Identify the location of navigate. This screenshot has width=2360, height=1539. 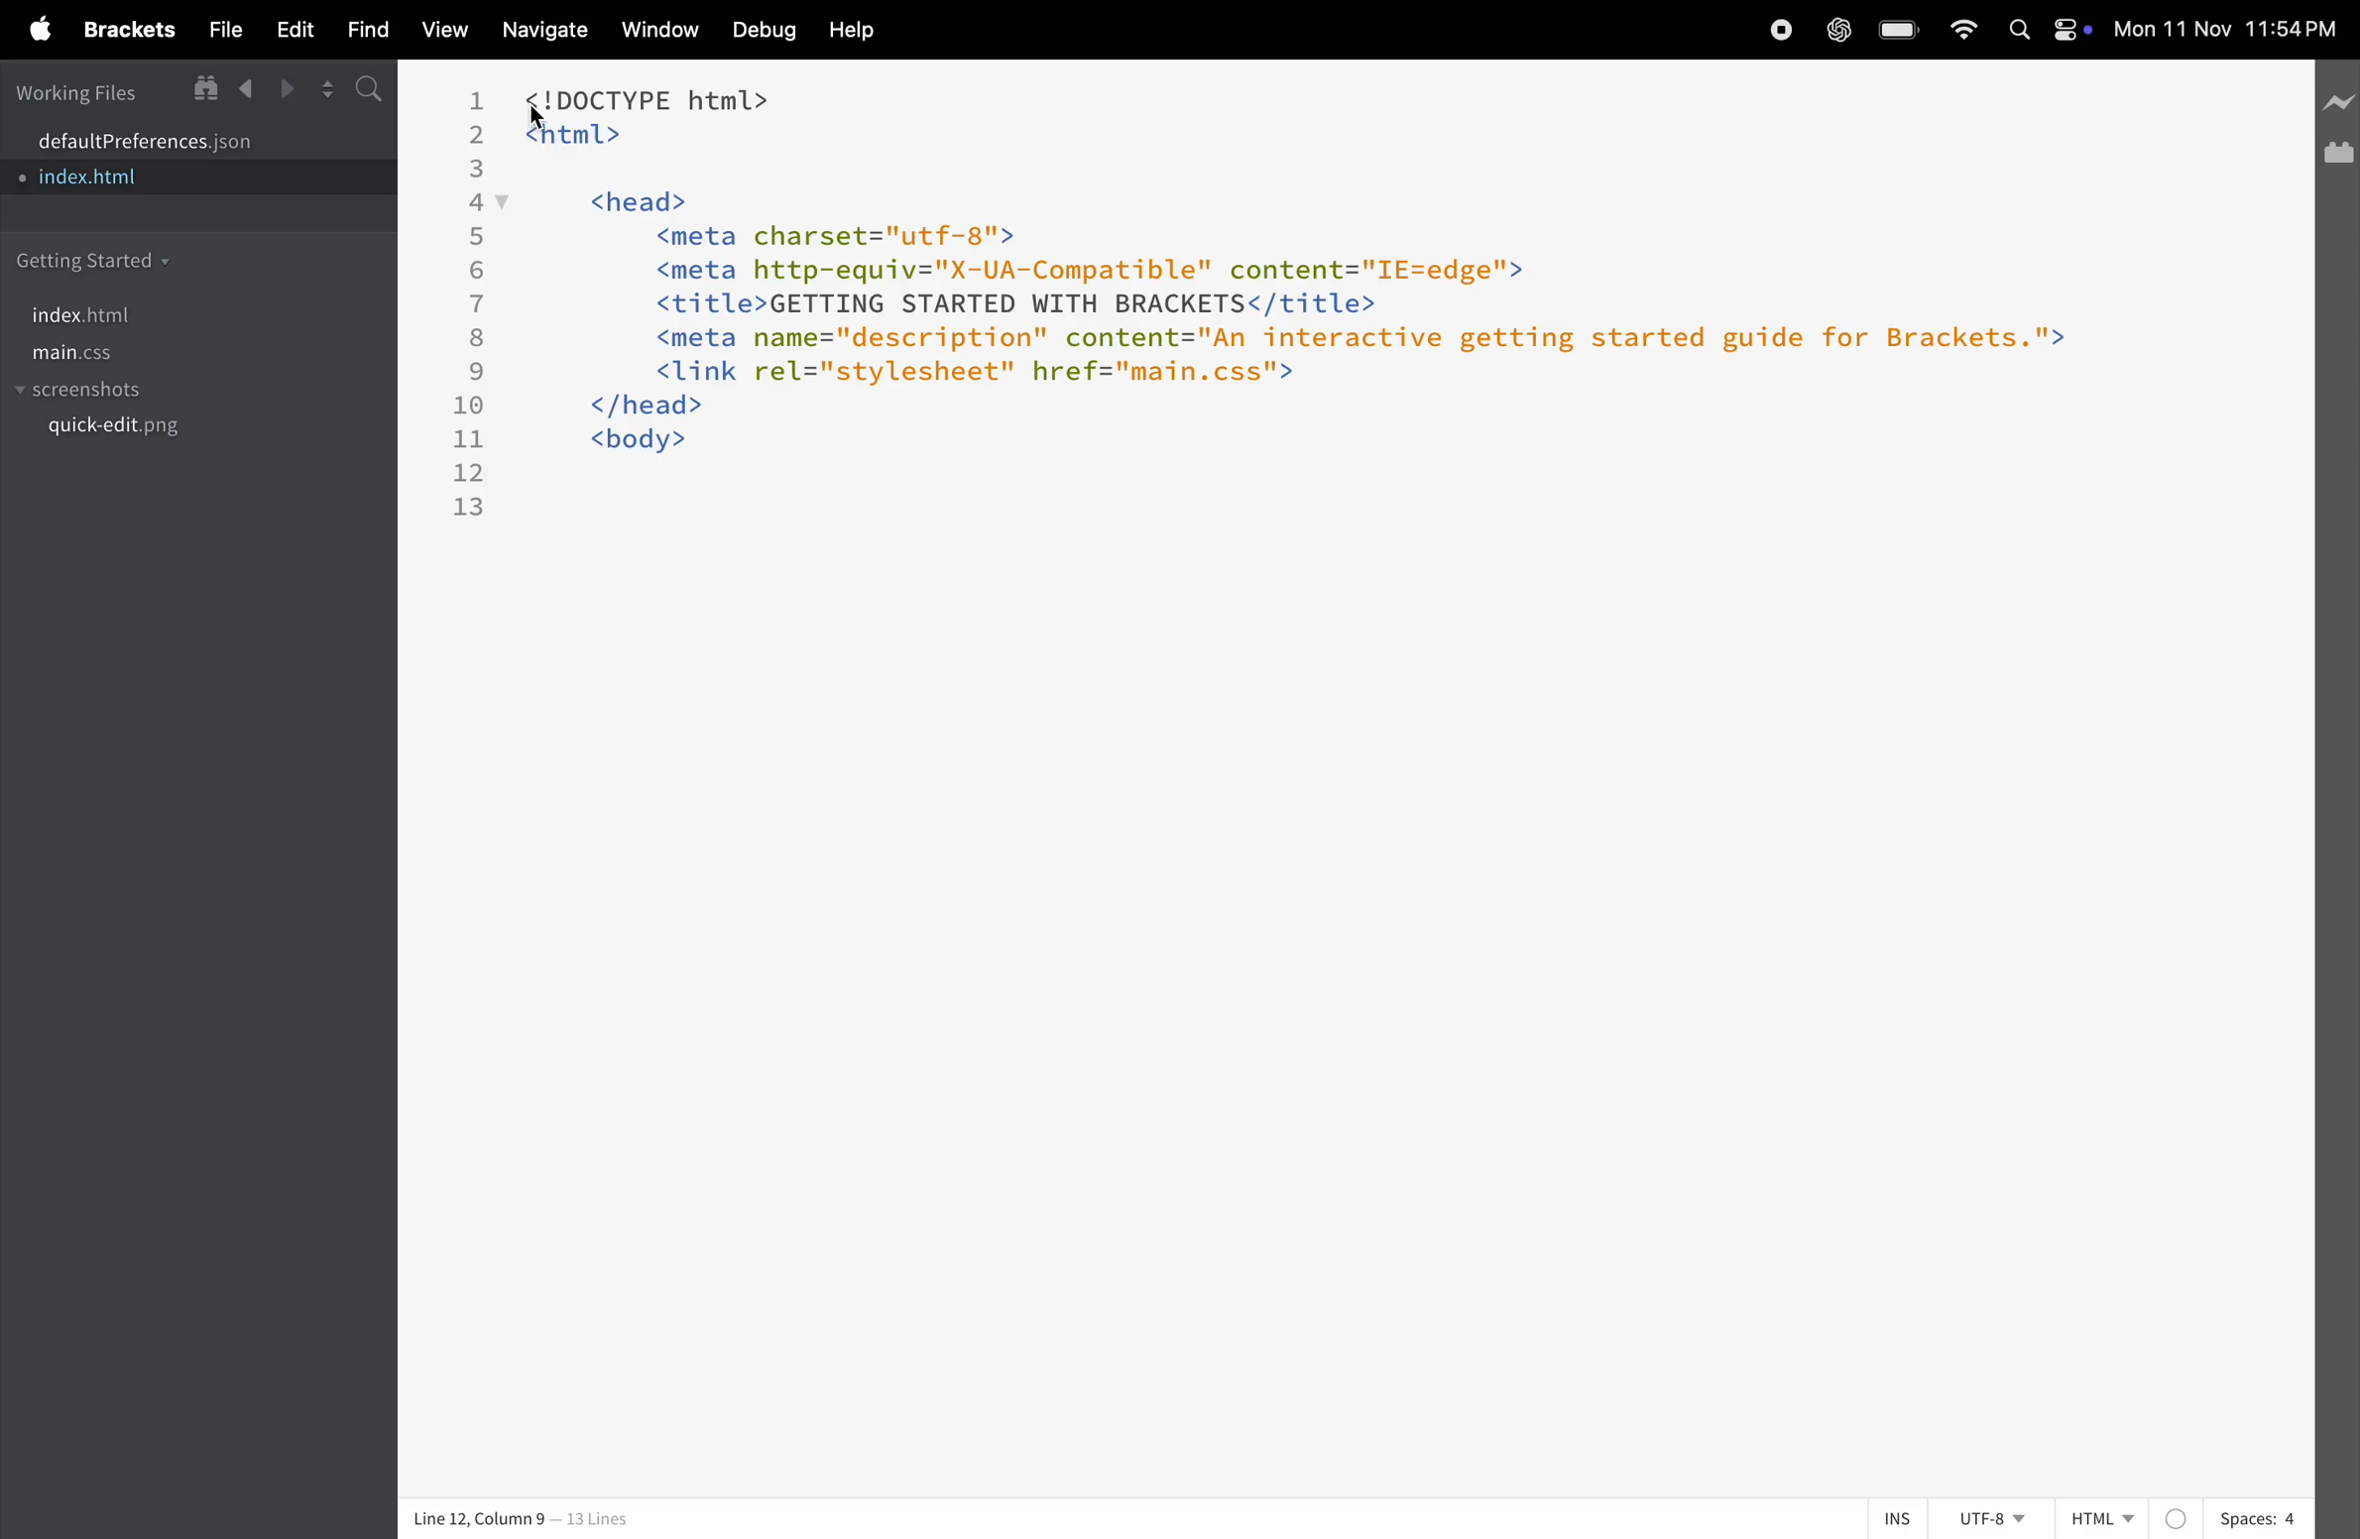
(538, 31).